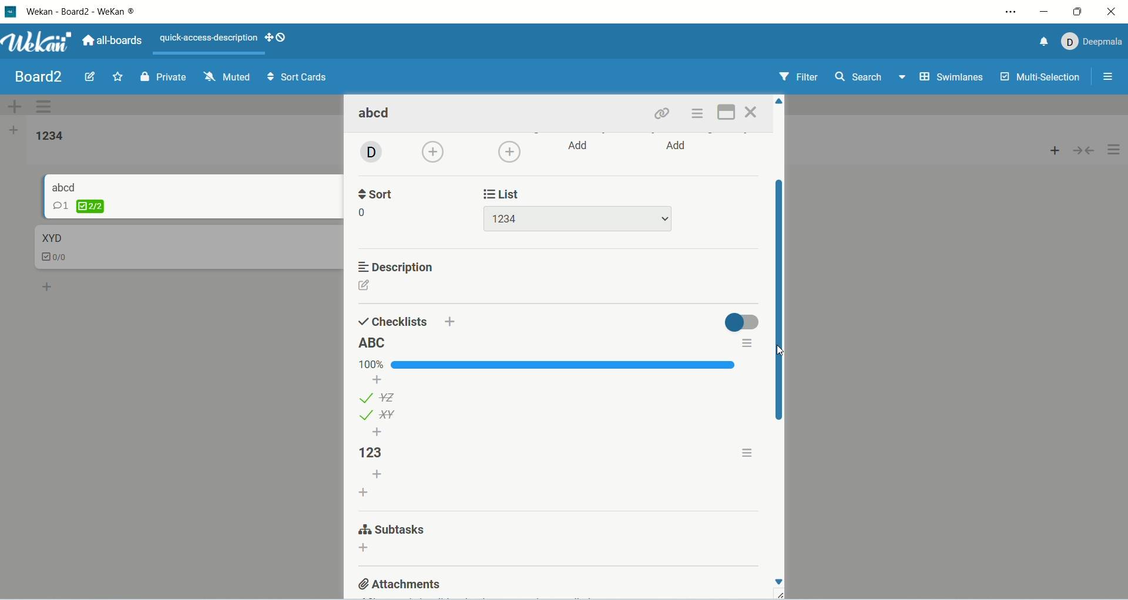 This screenshot has width=1128, height=600. Describe the element at coordinates (401, 583) in the screenshot. I see `attachments` at that location.